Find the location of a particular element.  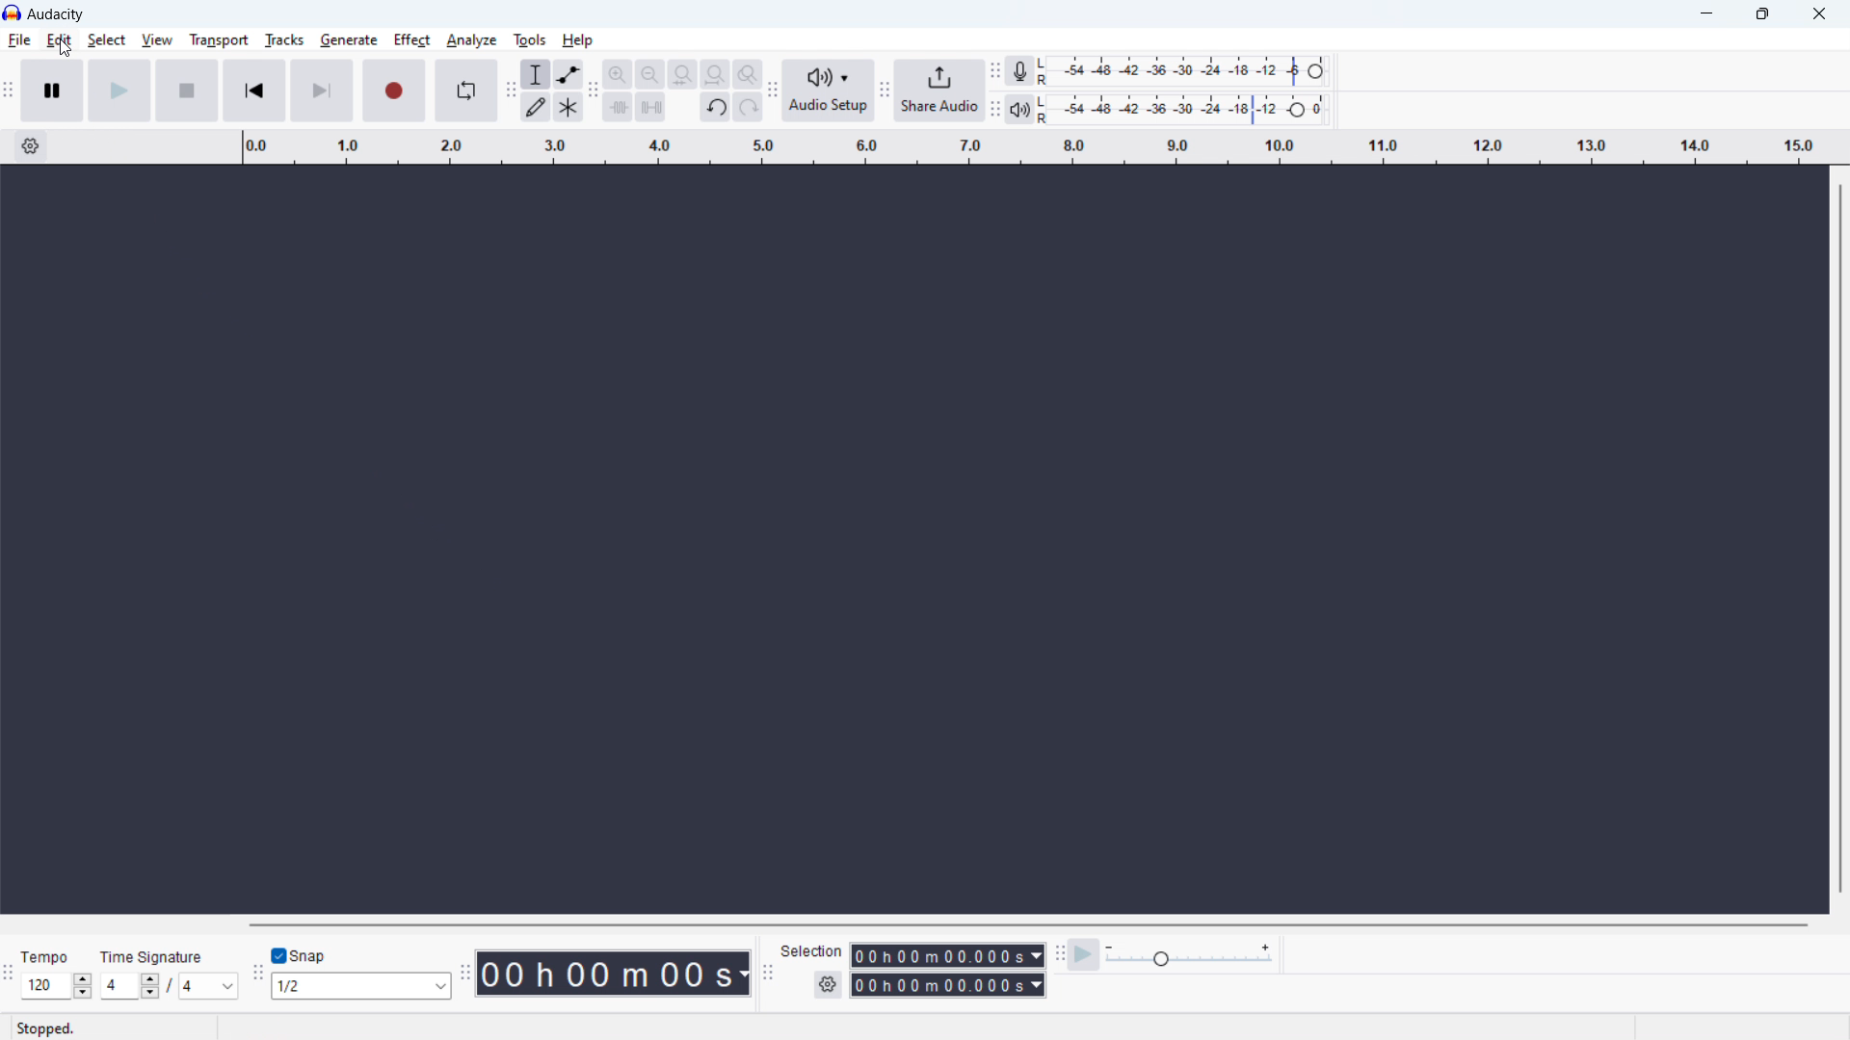

Time signature is located at coordinates (150, 954).